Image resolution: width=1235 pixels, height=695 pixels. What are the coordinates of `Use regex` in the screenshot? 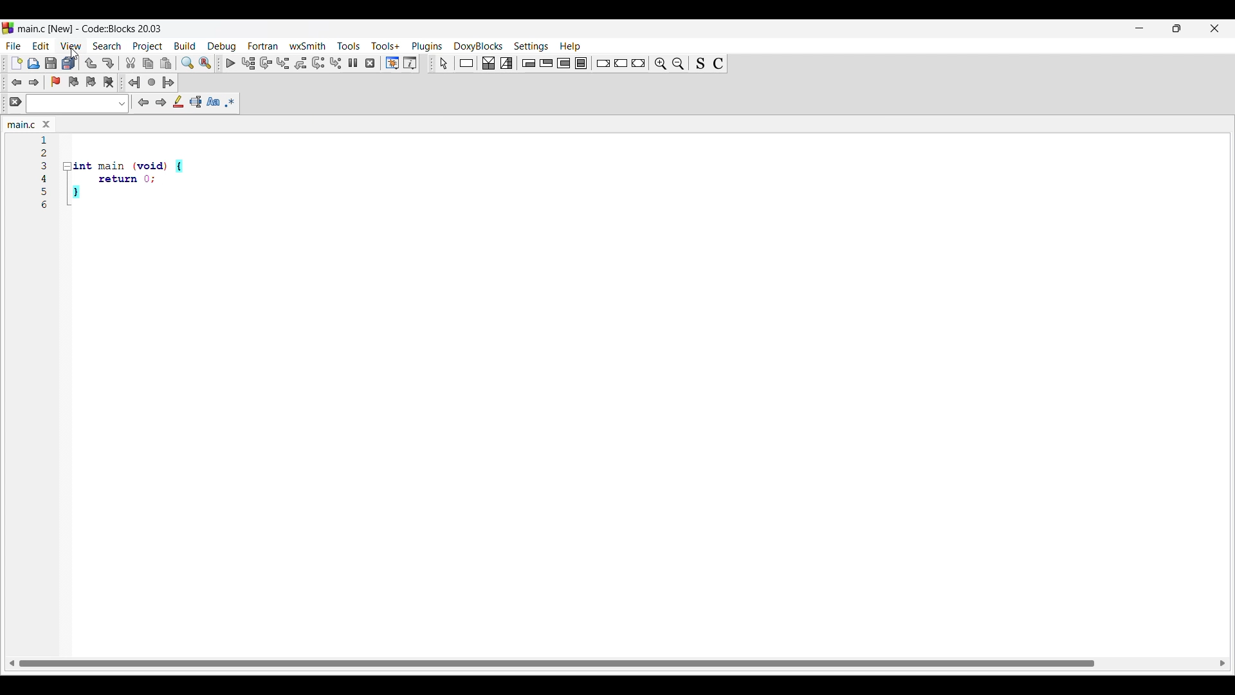 It's located at (230, 103).